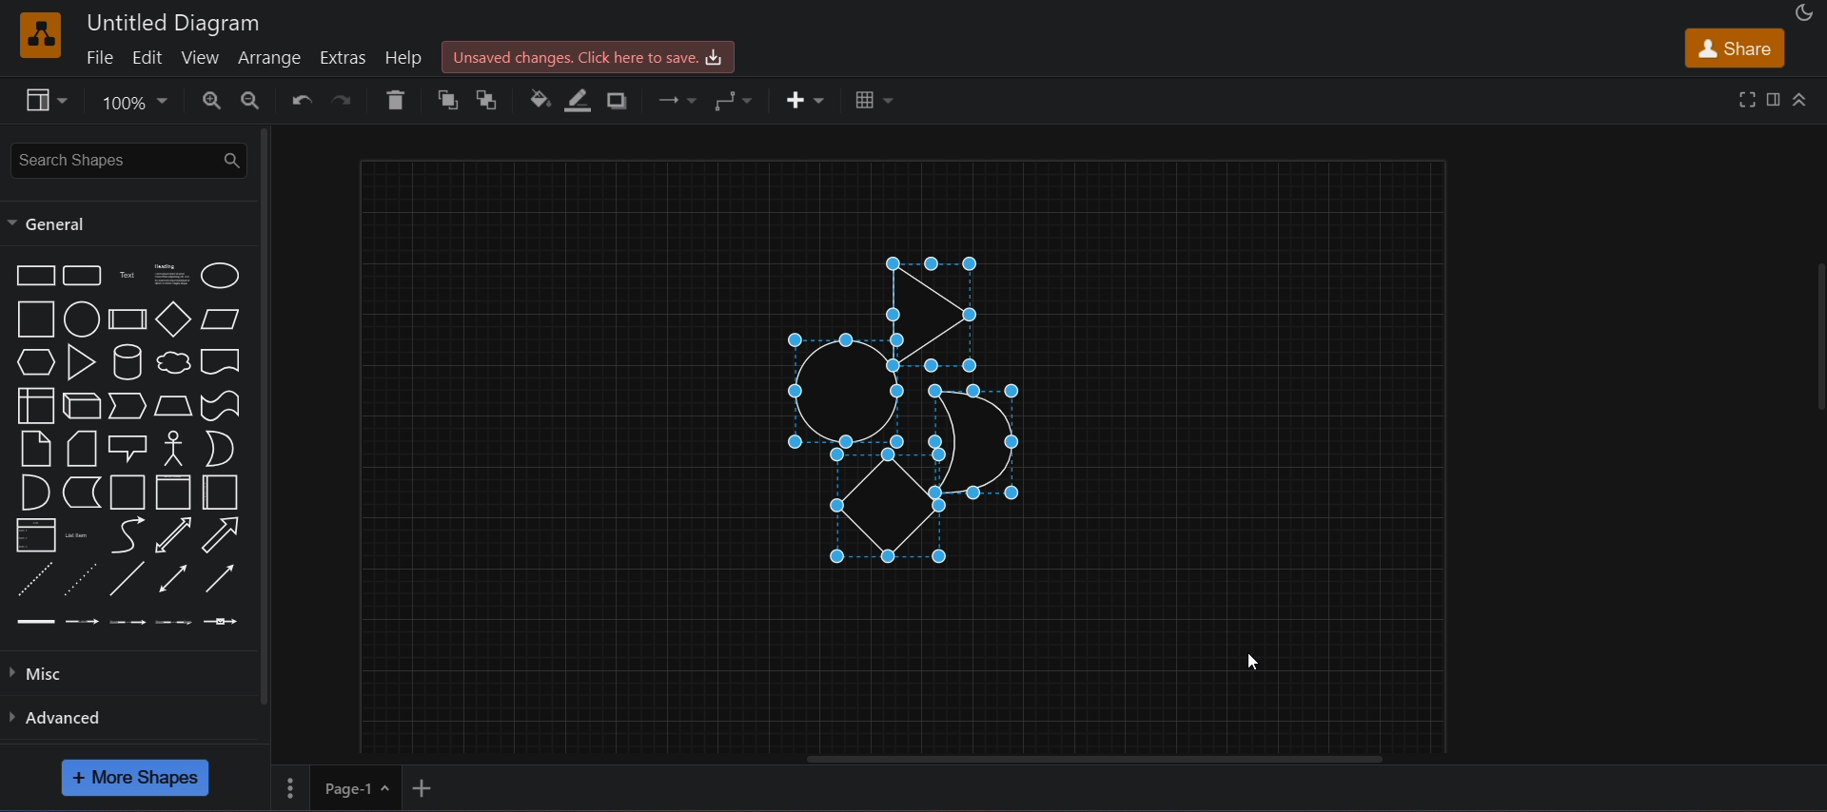 The width and height of the screenshot is (1827, 812). What do you see at coordinates (79, 449) in the screenshot?
I see `card` at bounding box center [79, 449].